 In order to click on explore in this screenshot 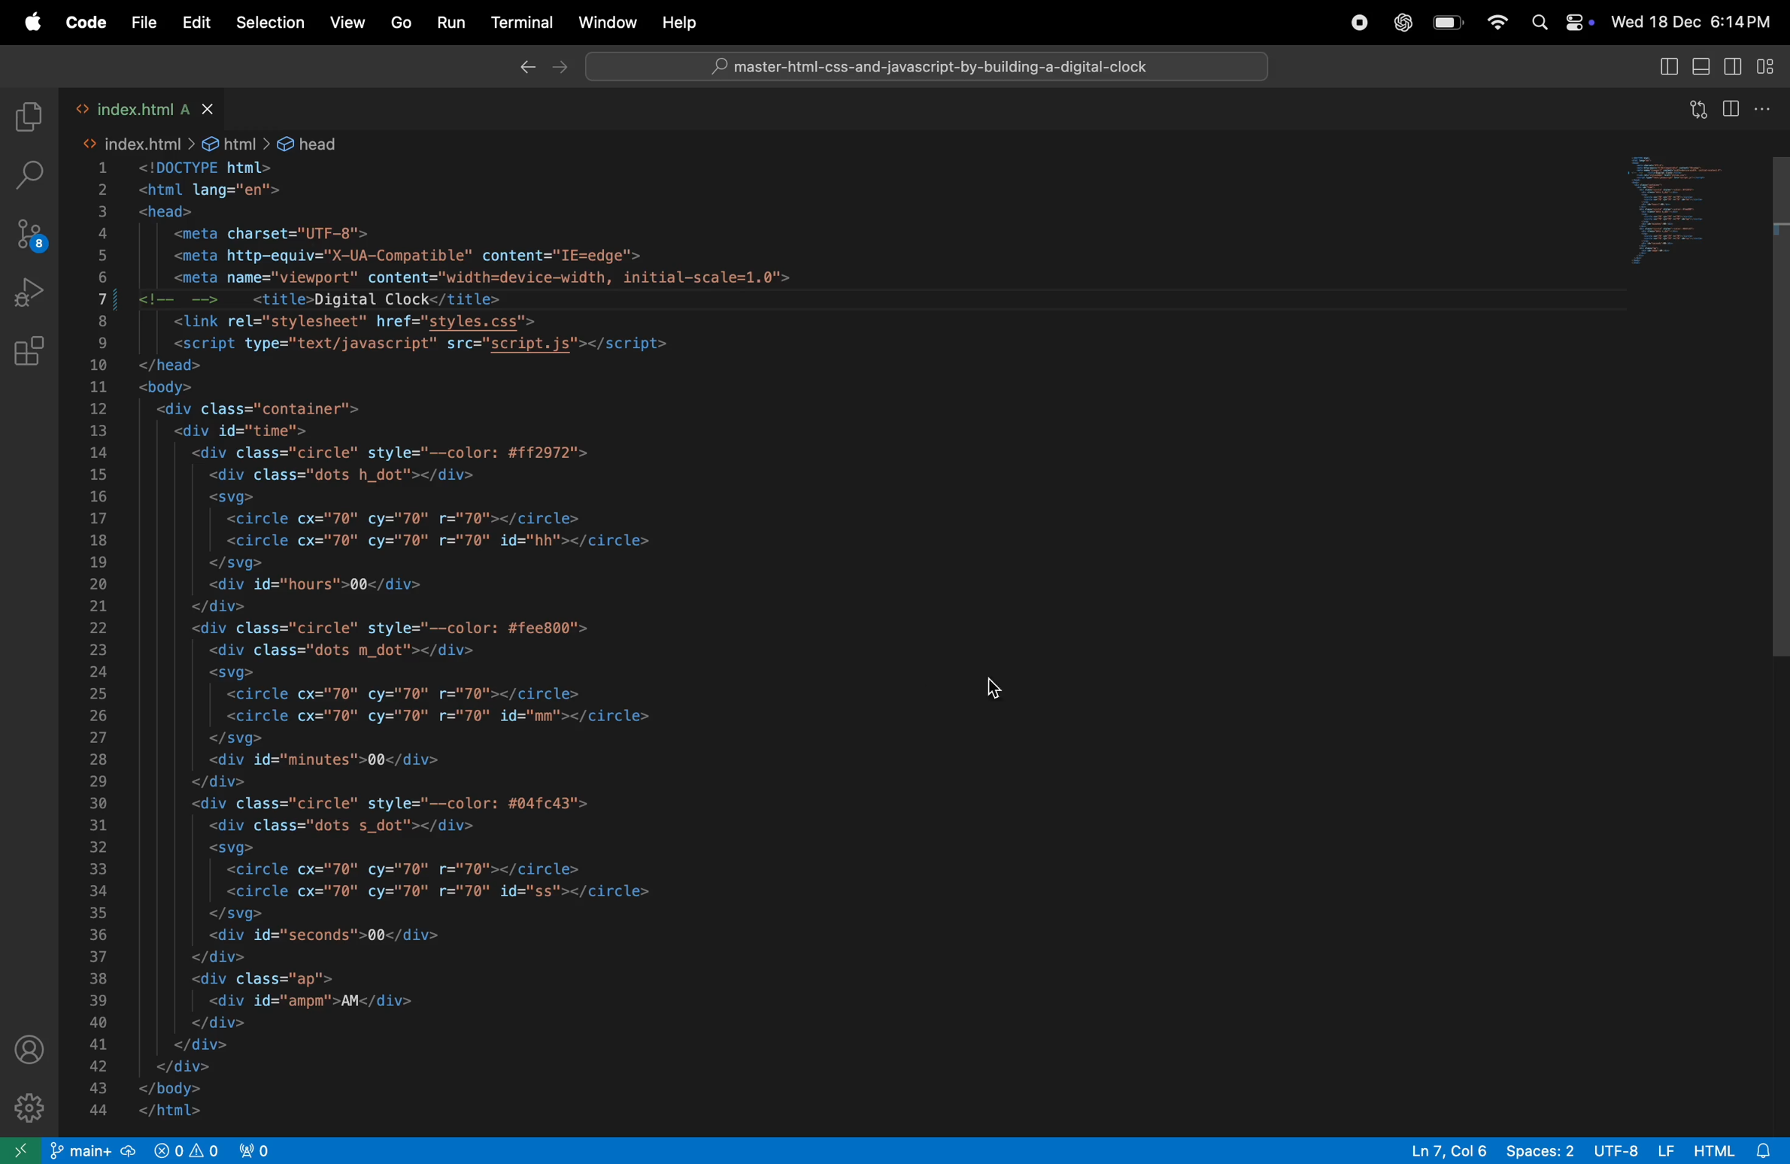, I will do `click(27, 118)`.